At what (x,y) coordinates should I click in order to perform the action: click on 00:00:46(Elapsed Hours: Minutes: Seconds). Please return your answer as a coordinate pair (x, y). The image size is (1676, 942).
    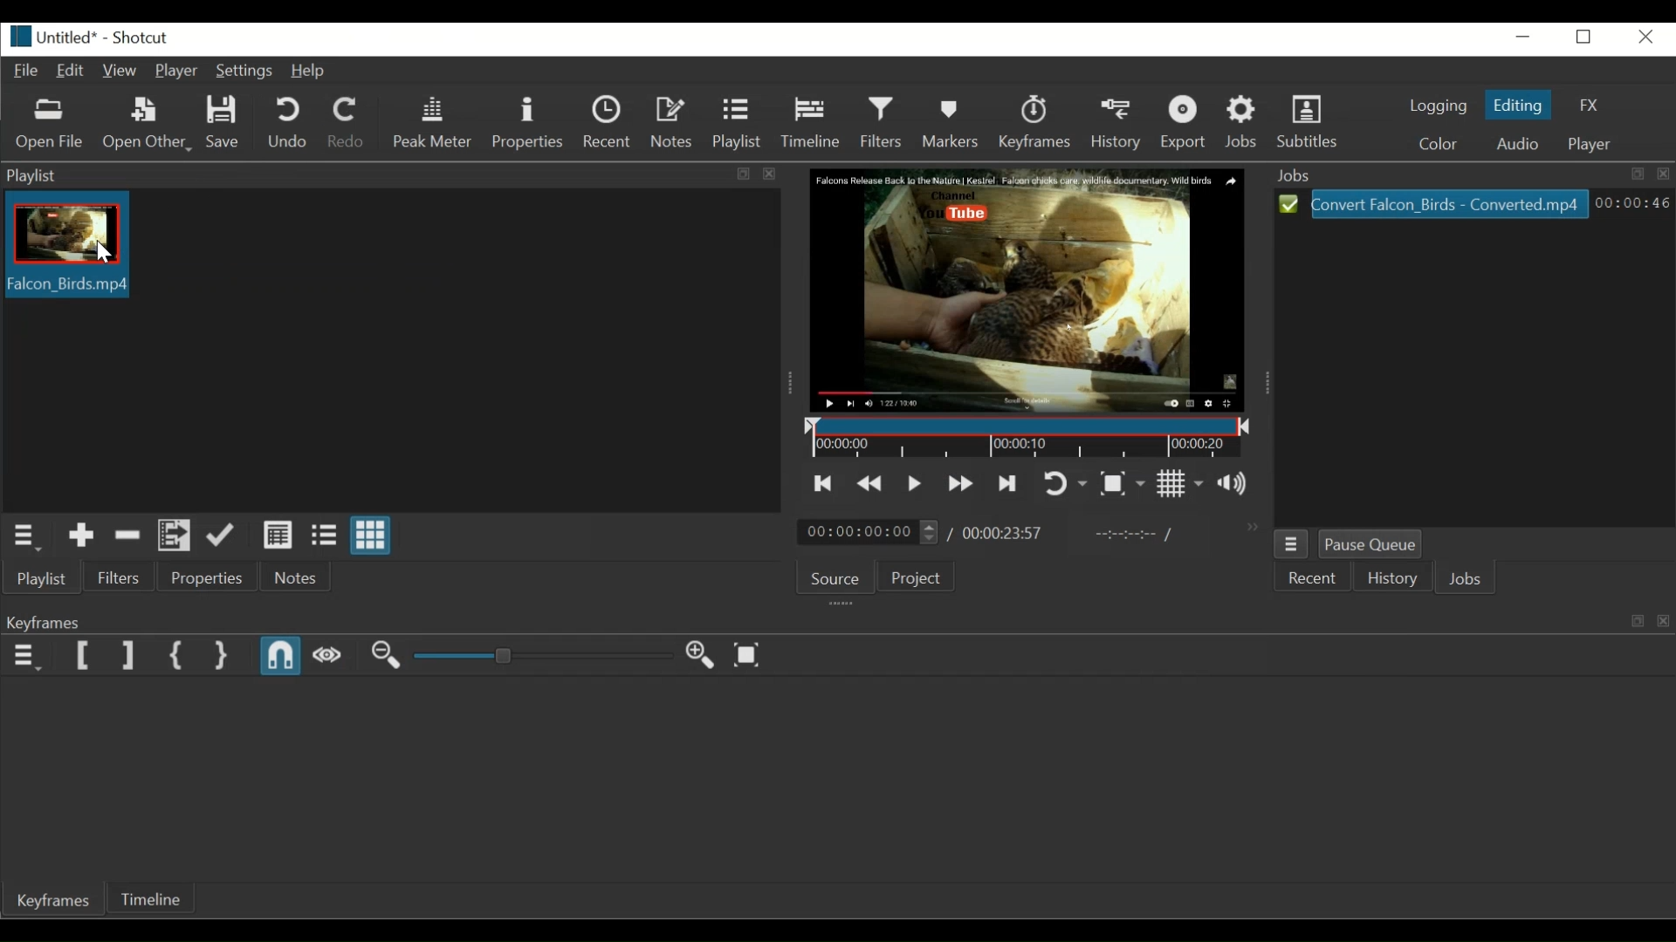
    Looking at the image, I should click on (1632, 202).